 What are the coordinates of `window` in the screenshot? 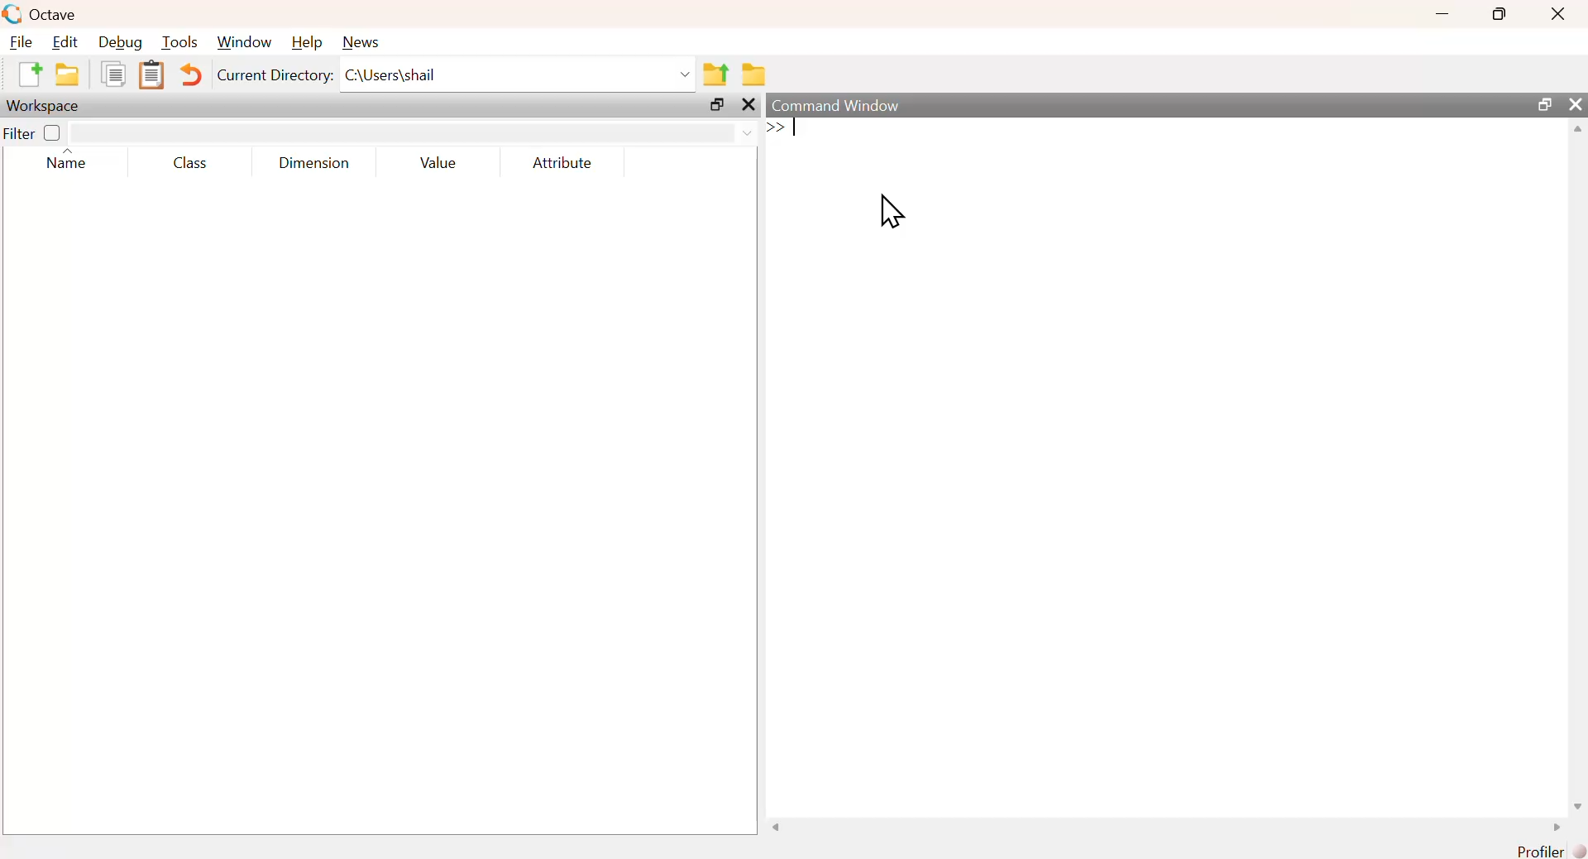 It's located at (244, 43).